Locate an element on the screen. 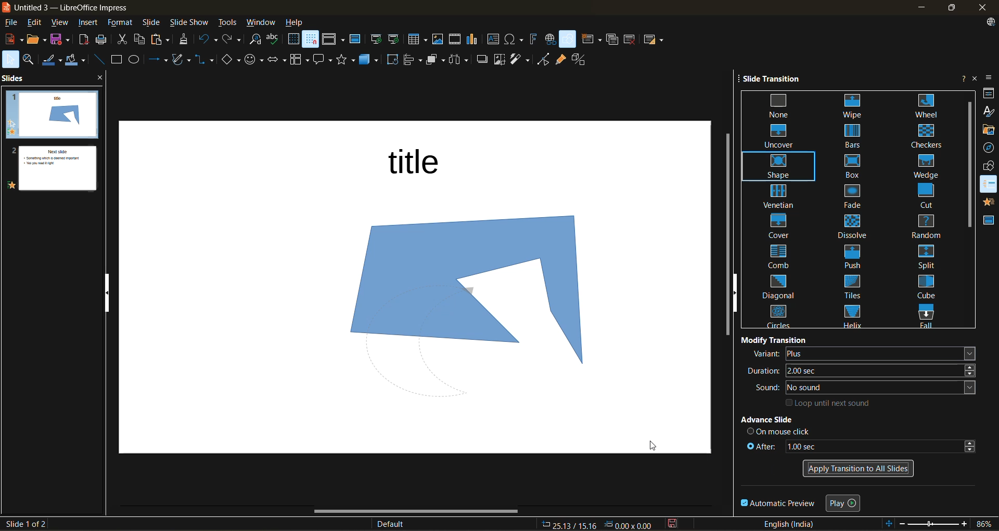 The width and height of the screenshot is (999, 531). zoom and pan is located at coordinates (31, 60).